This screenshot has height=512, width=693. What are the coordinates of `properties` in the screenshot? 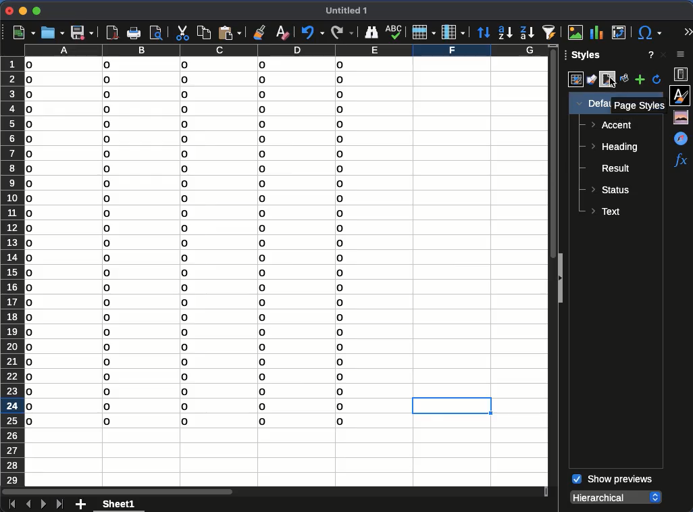 It's located at (682, 74).